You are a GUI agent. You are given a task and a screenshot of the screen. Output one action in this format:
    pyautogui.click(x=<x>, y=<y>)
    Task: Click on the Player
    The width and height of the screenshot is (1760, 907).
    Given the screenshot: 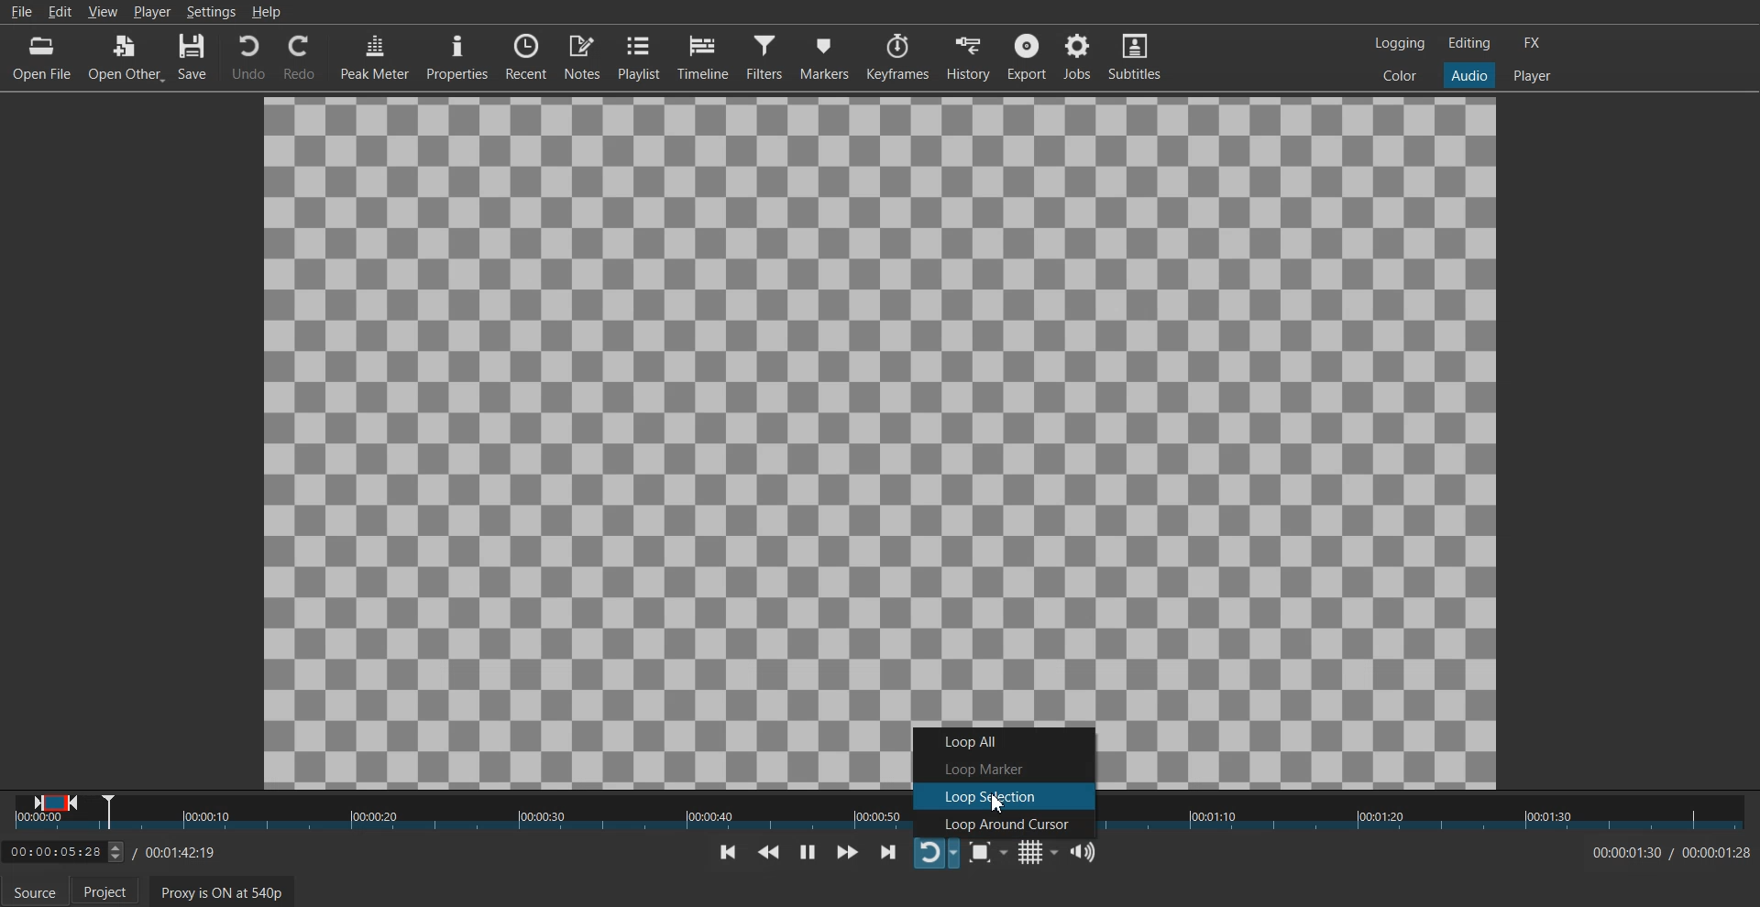 What is the action you would take?
    pyautogui.click(x=151, y=12)
    